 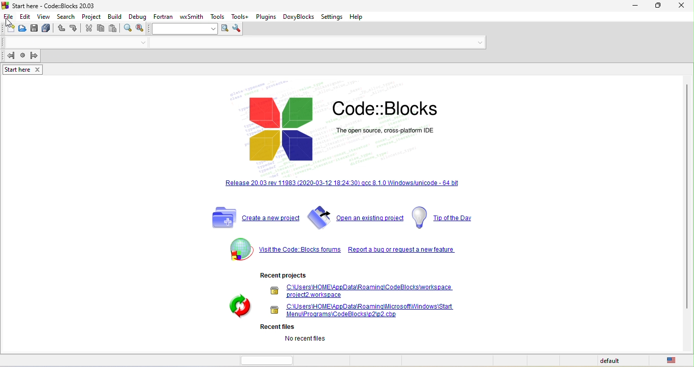 What do you see at coordinates (238, 29) in the screenshot?
I see `show option window` at bounding box center [238, 29].